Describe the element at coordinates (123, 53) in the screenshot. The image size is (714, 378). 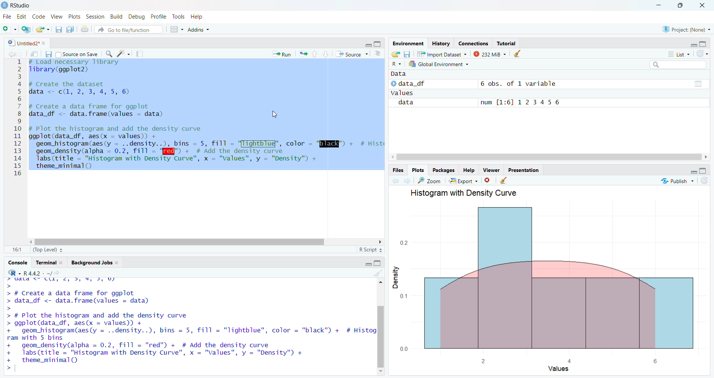
I see `code tools` at that location.